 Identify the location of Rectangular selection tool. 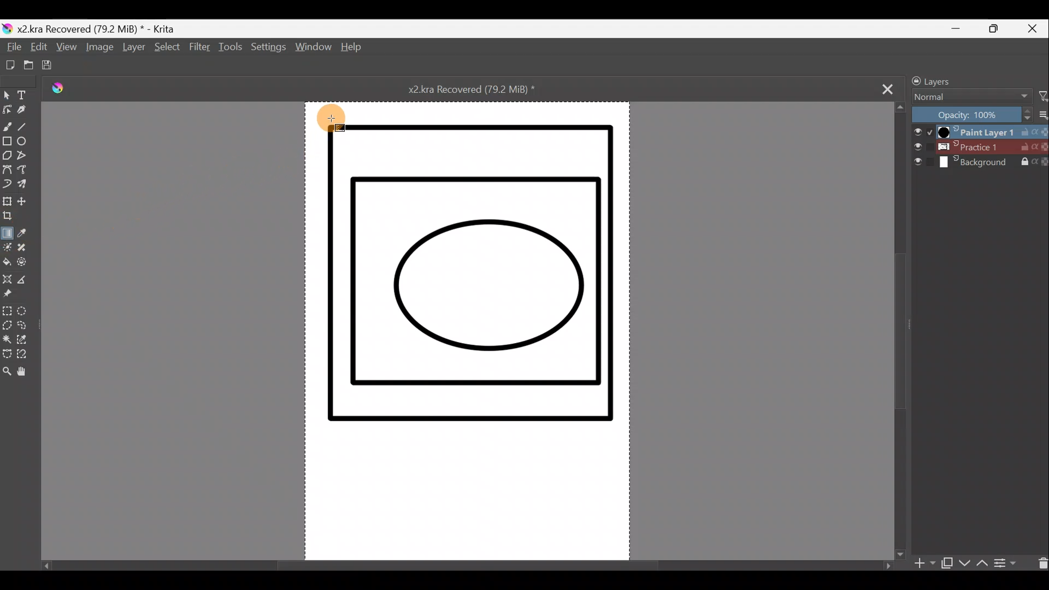
(7, 312).